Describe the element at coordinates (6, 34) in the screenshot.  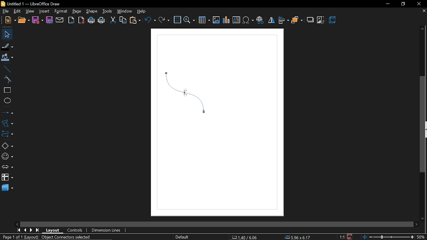
I see `select` at that location.